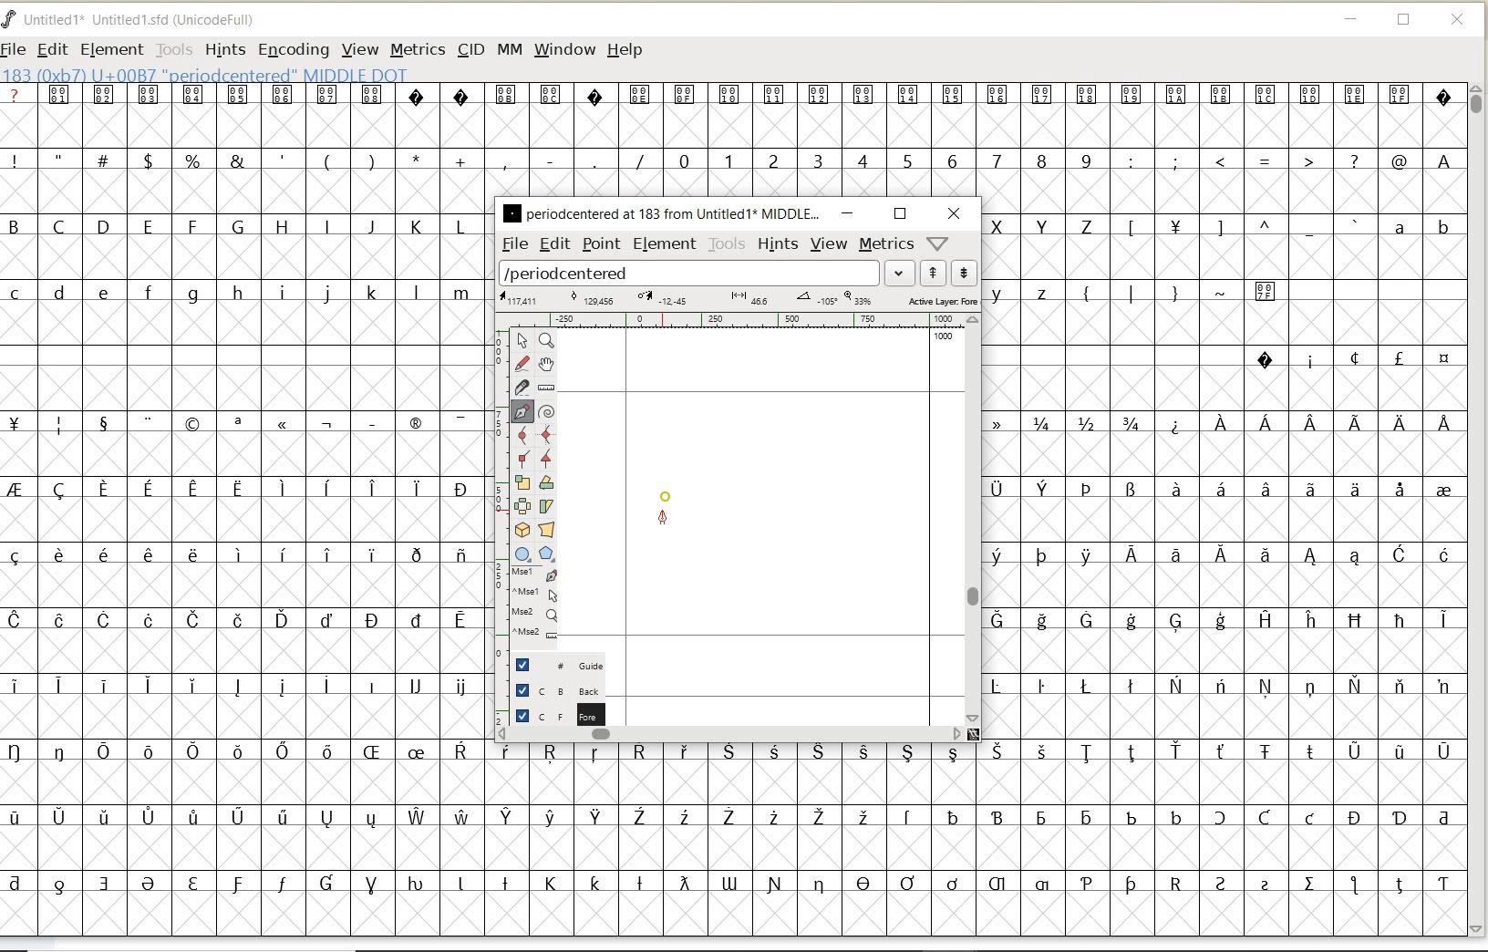 The width and height of the screenshot is (1488, 952). What do you see at coordinates (881, 160) in the screenshot?
I see `numbers` at bounding box center [881, 160].